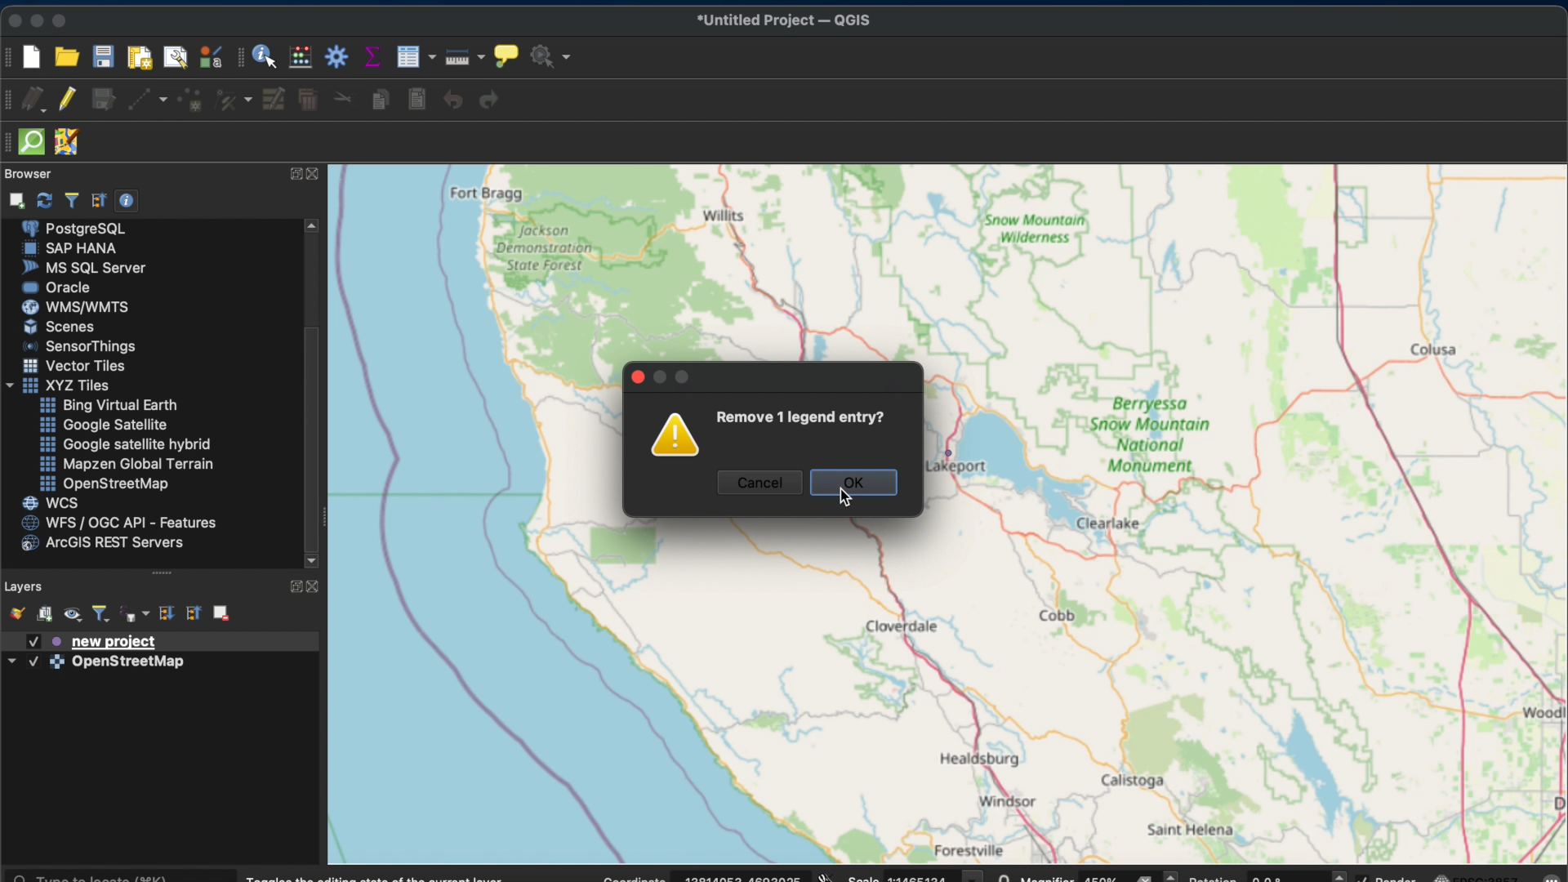  What do you see at coordinates (336, 55) in the screenshot?
I see `toolbox` at bounding box center [336, 55].